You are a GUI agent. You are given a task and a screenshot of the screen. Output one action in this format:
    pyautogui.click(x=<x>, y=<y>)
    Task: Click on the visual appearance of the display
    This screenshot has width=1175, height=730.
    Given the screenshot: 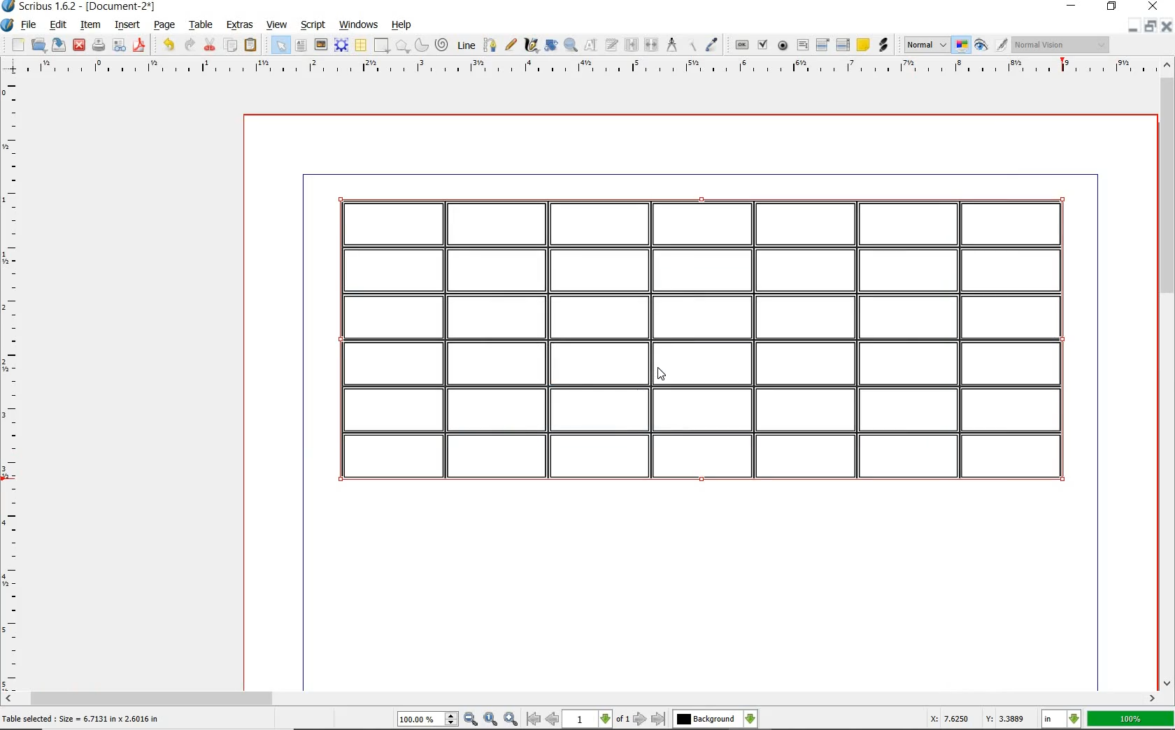 What is the action you would take?
    pyautogui.click(x=1063, y=44)
    